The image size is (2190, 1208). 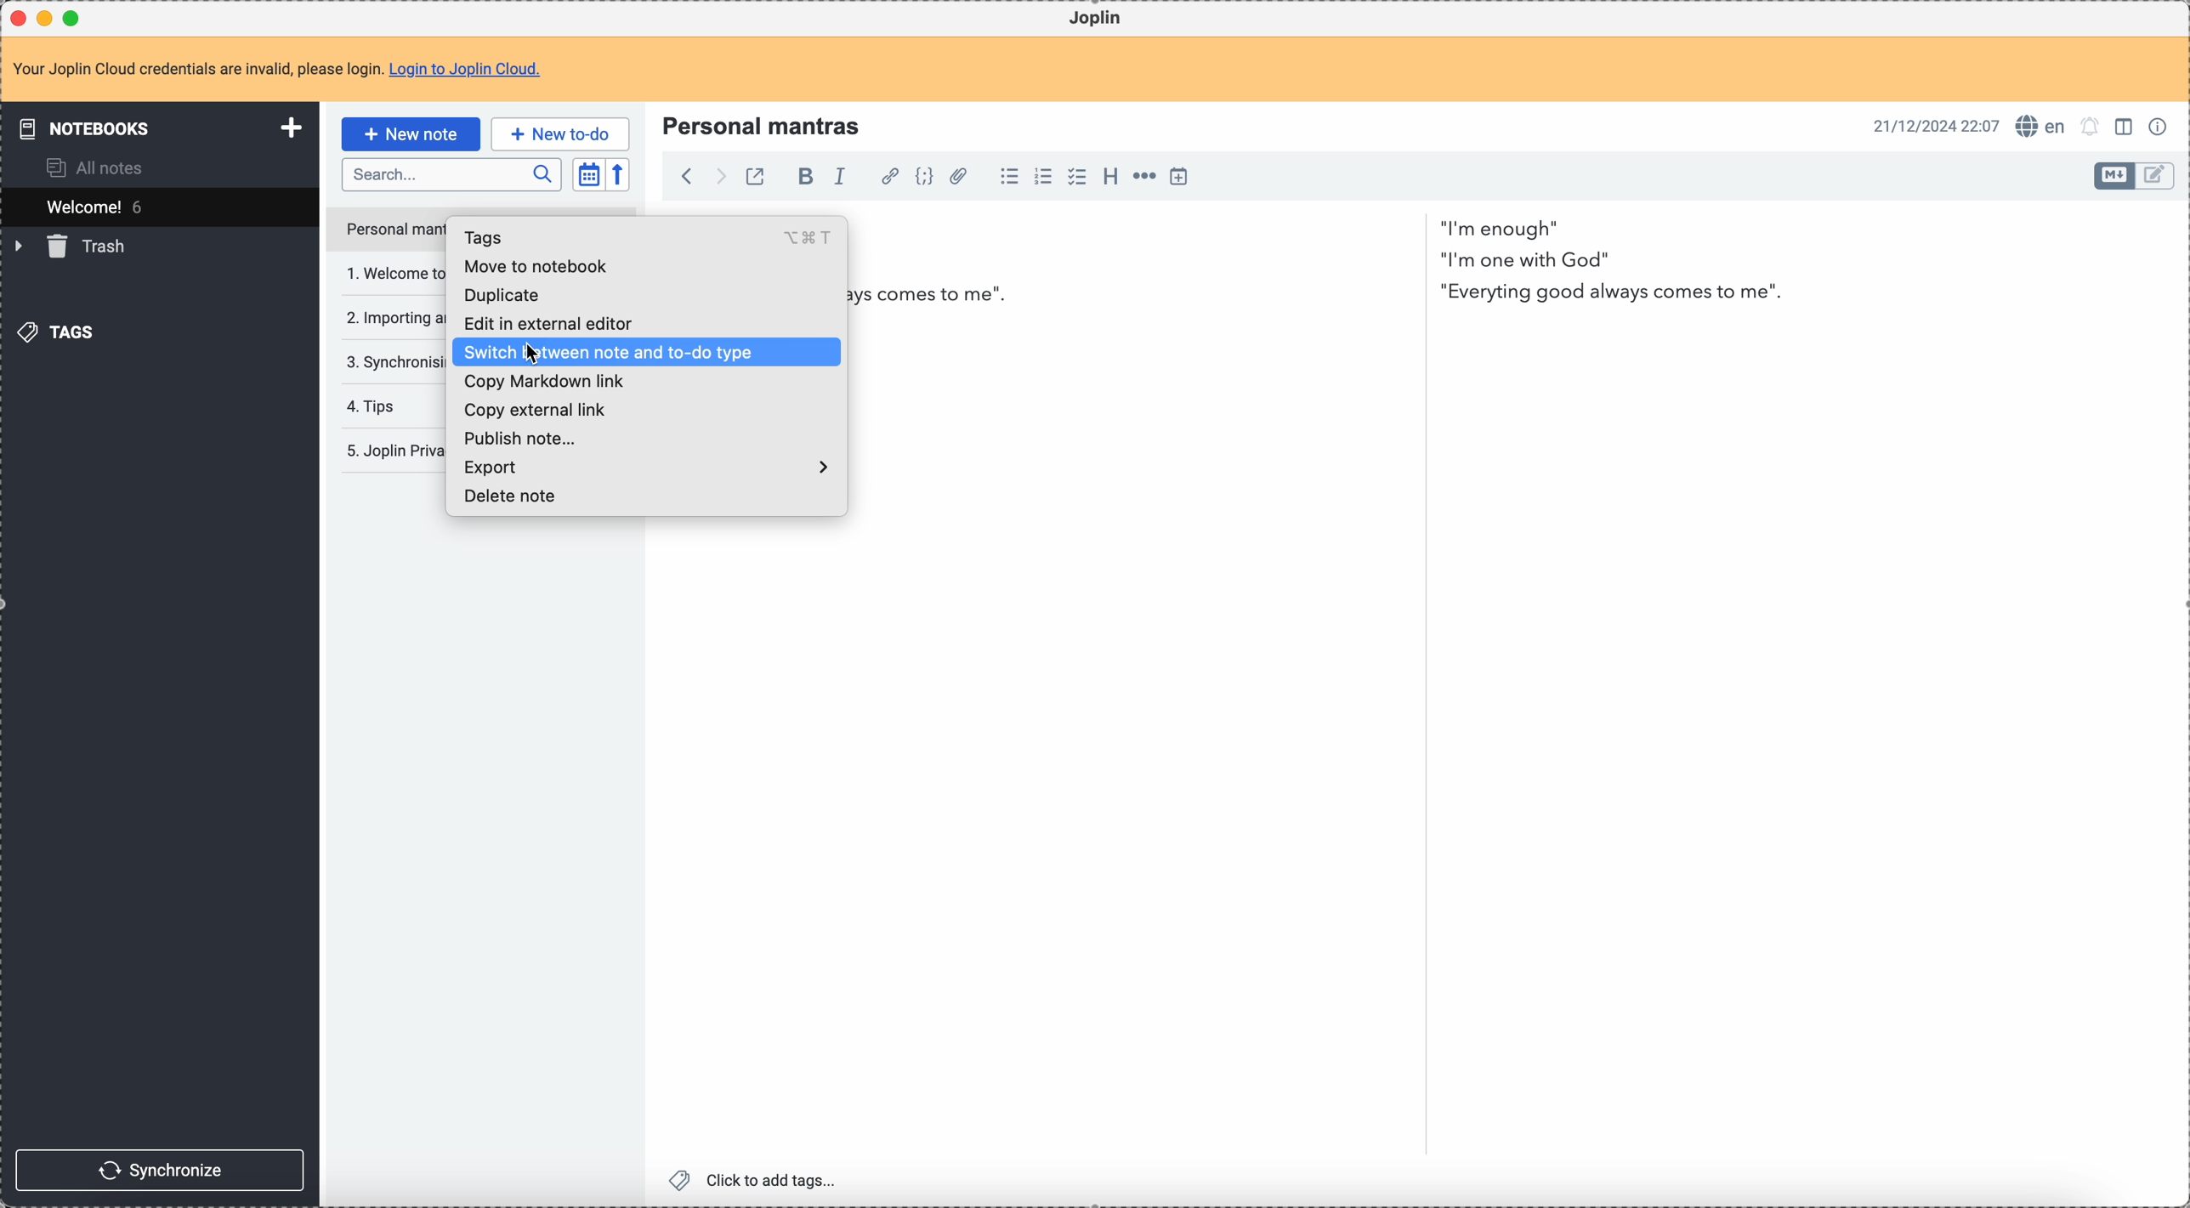 What do you see at coordinates (1043, 178) in the screenshot?
I see `numbered list` at bounding box center [1043, 178].